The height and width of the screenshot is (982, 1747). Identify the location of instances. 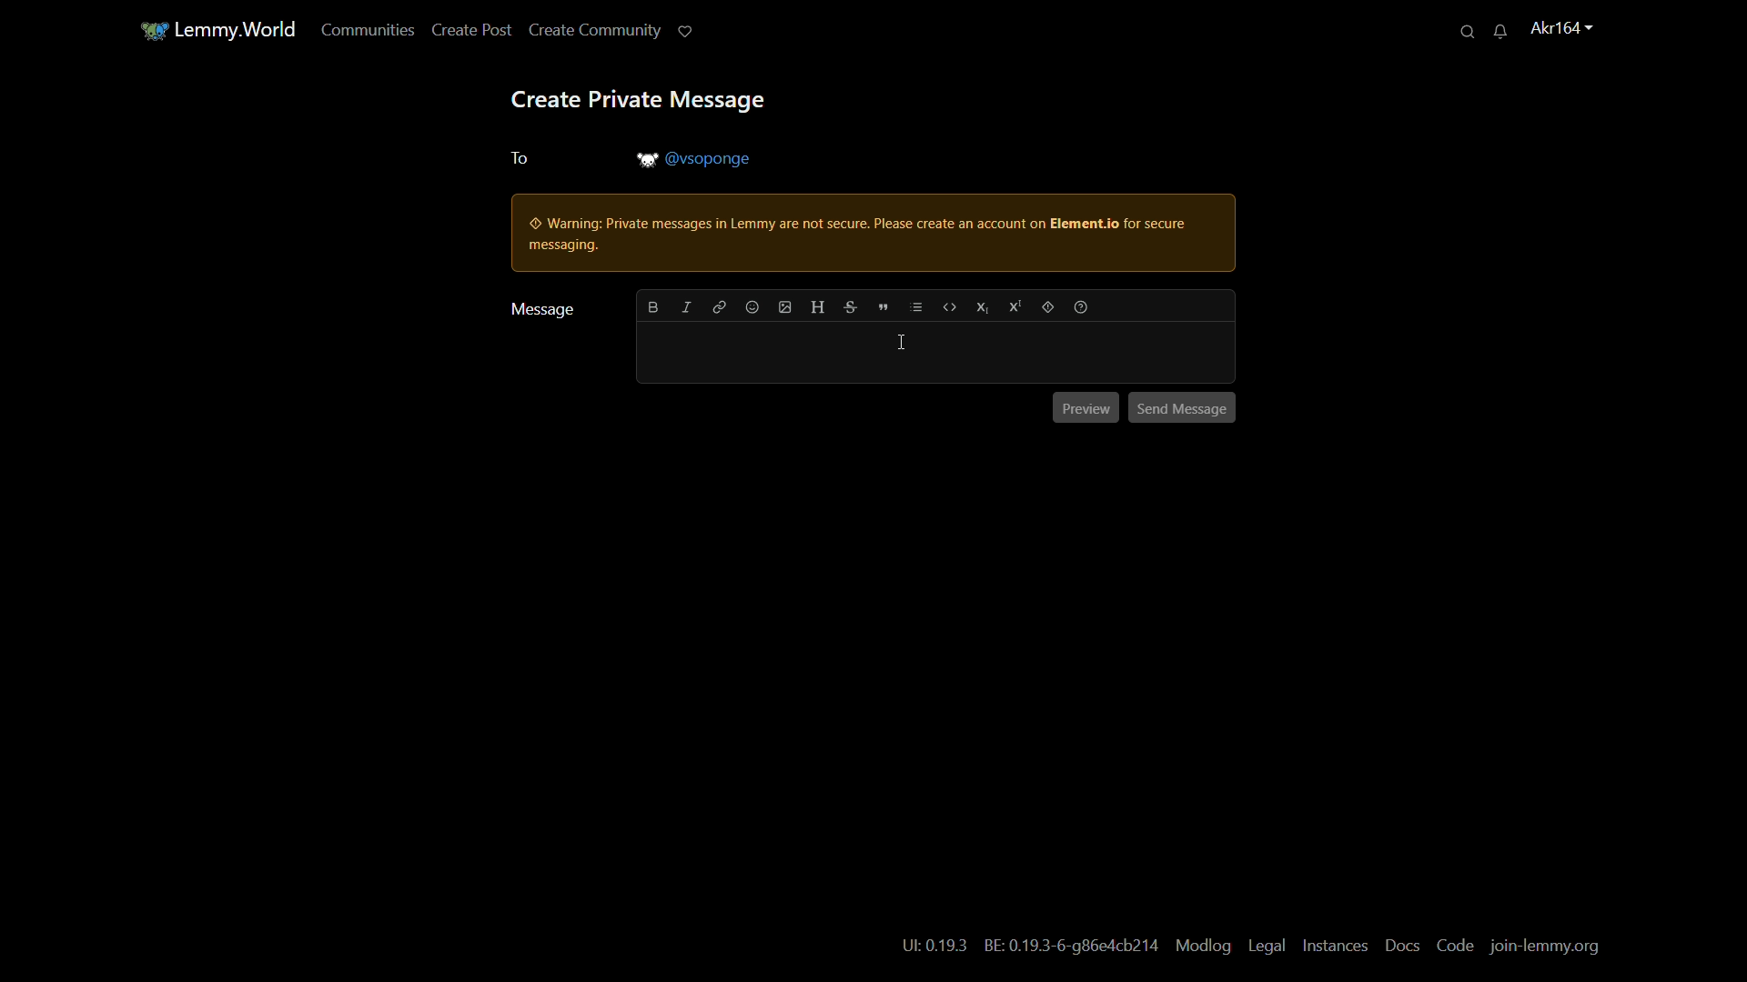
(1334, 946).